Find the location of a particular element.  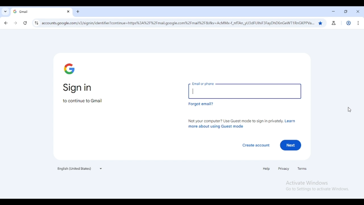

click to go forward is located at coordinates (15, 23).